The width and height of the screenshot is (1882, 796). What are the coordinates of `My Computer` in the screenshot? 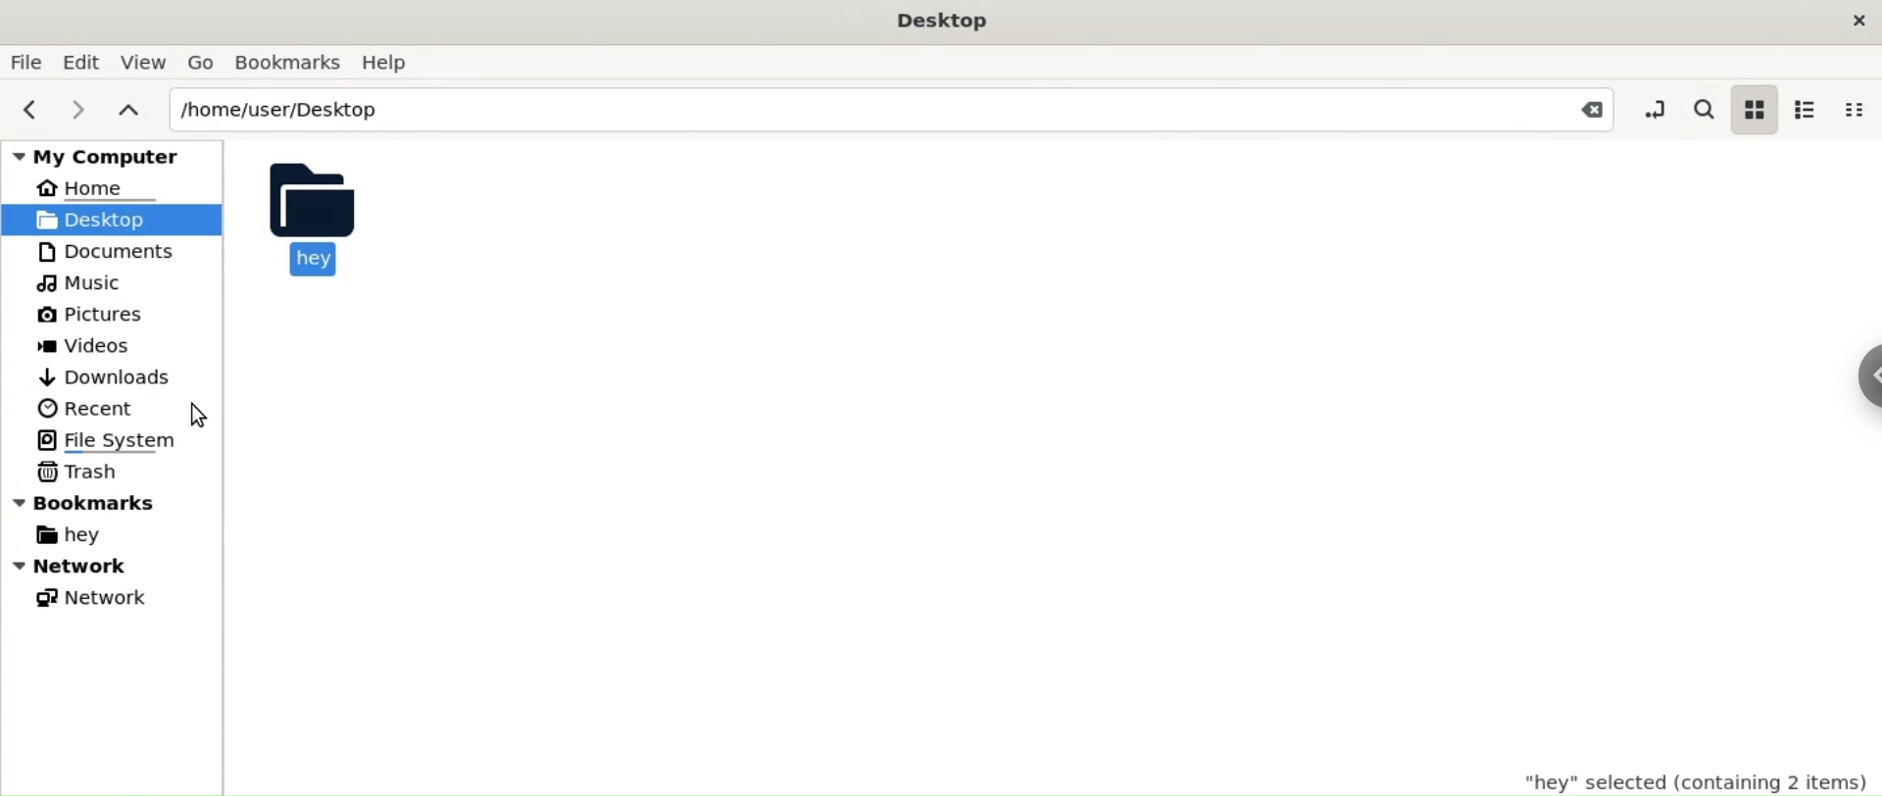 It's located at (107, 153).